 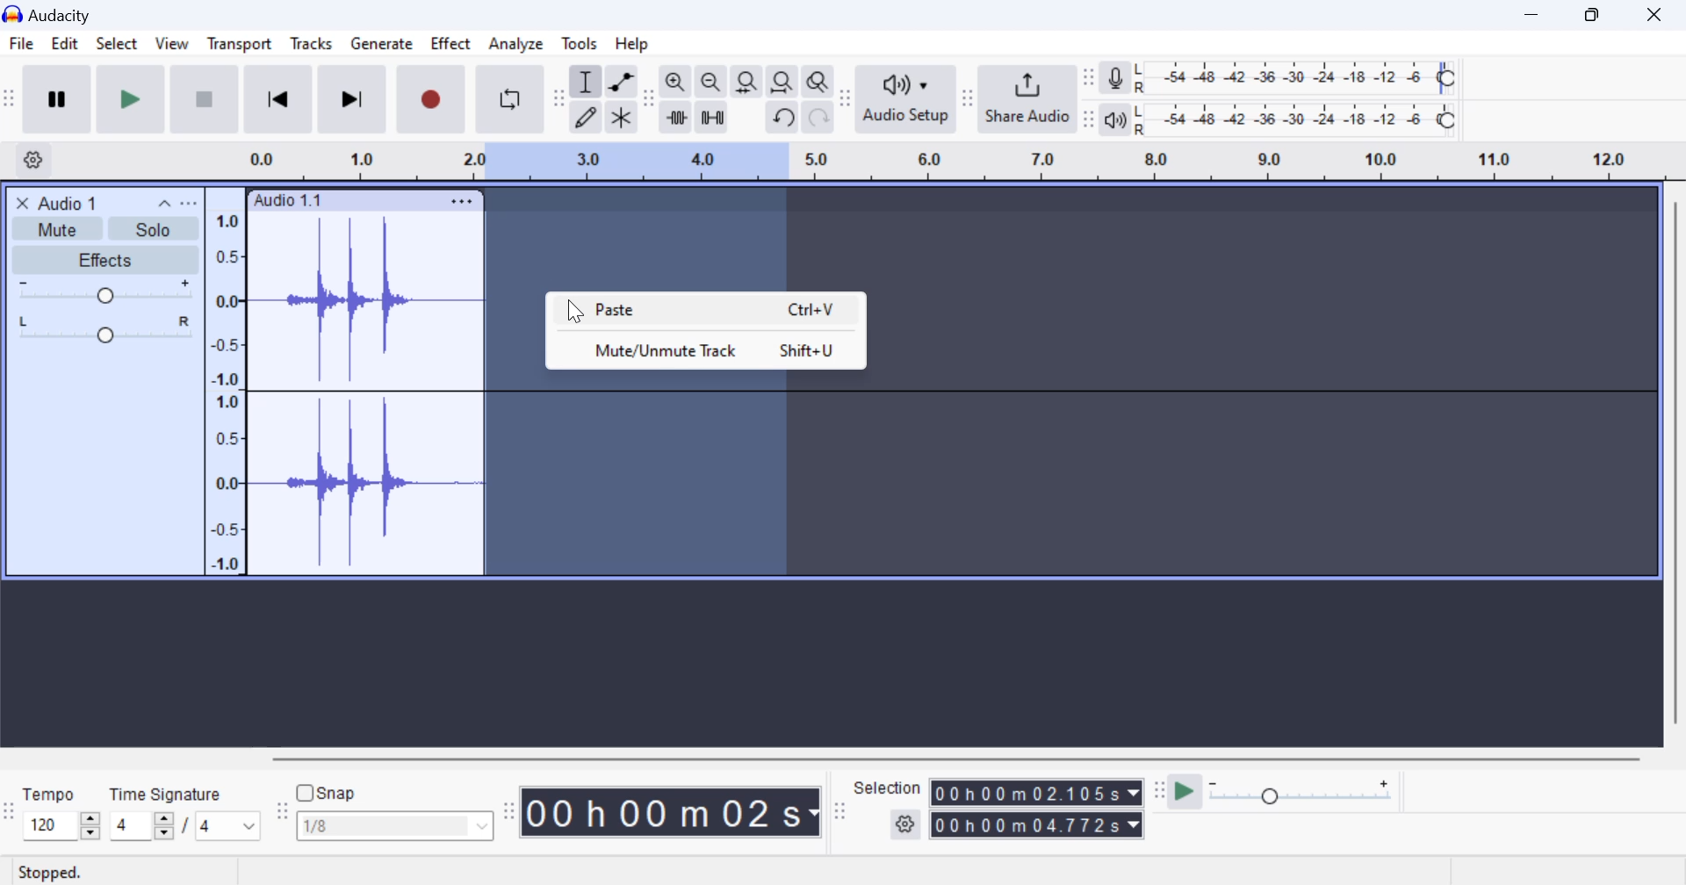 What do you see at coordinates (1295, 120) in the screenshot?
I see `Playback Level` at bounding box center [1295, 120].